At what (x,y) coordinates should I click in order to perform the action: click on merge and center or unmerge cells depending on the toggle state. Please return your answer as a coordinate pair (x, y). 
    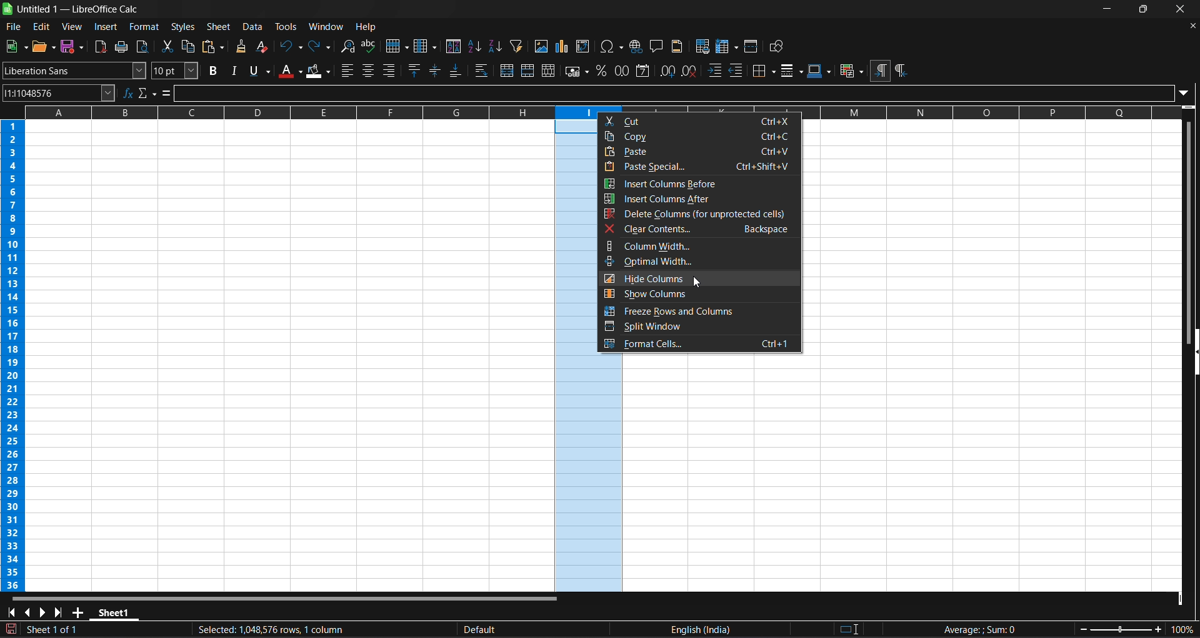
    Looking at the image, I should click on (509, 71).